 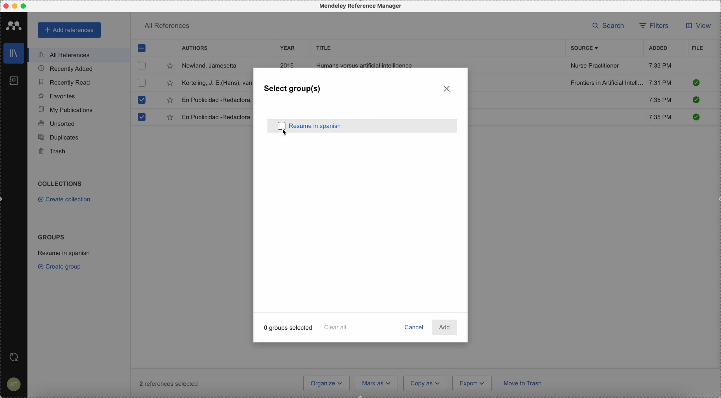 What do you see at coordinates (77, 55) in the screenshot?
I see `all references` at bounding box center [77, 55].